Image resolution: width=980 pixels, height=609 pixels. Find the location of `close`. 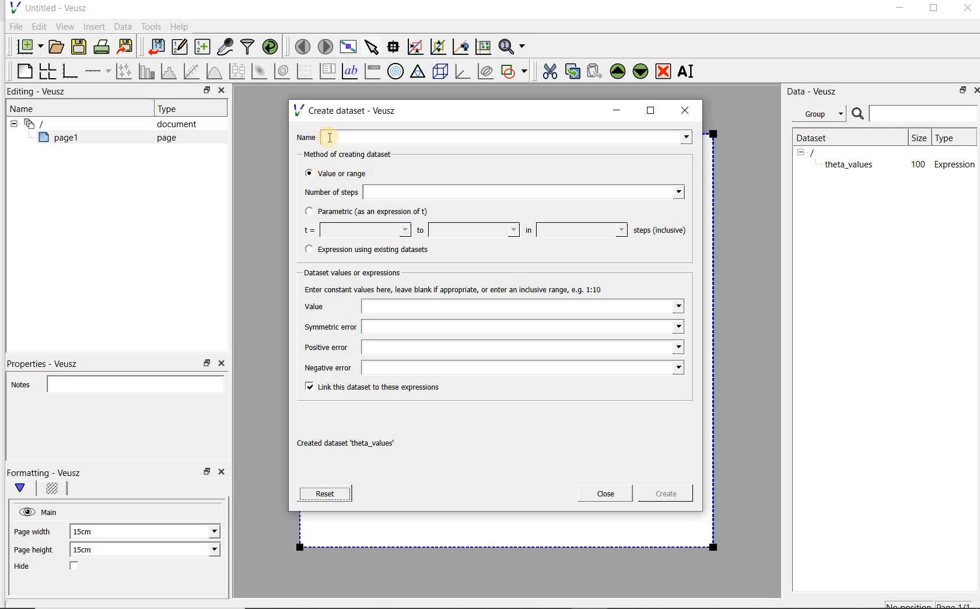

close is located at coordinates (689, 110).